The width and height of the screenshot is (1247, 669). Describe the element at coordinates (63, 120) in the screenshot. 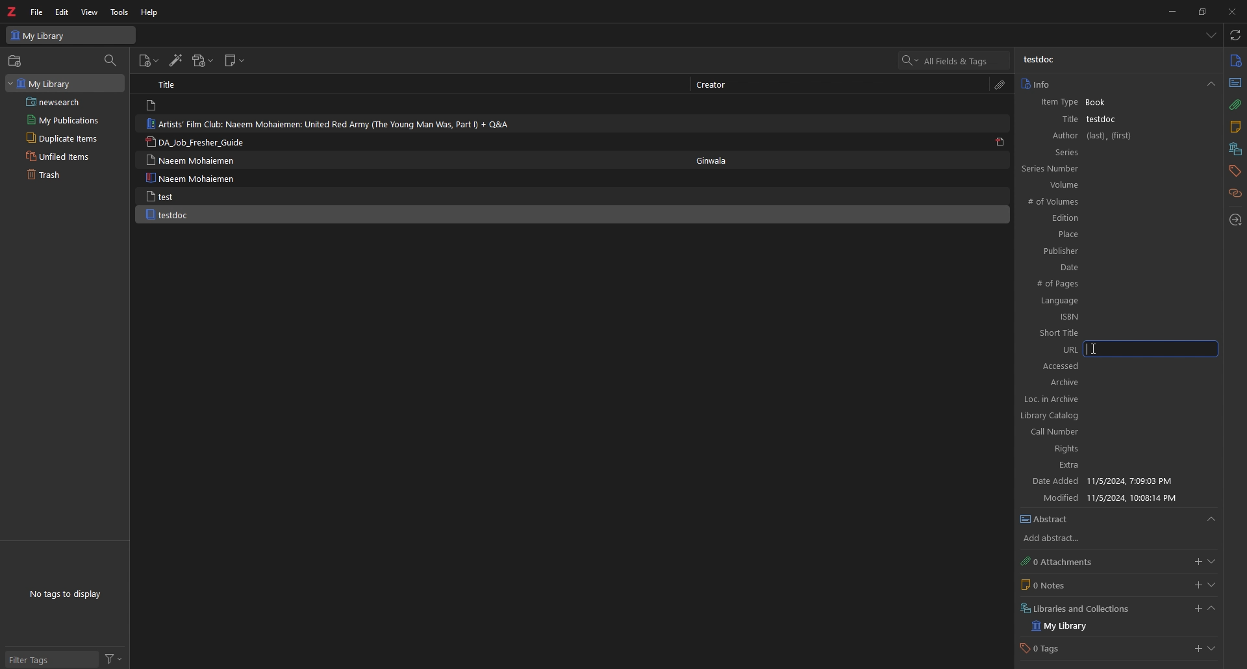

I see `my publications` at that location.